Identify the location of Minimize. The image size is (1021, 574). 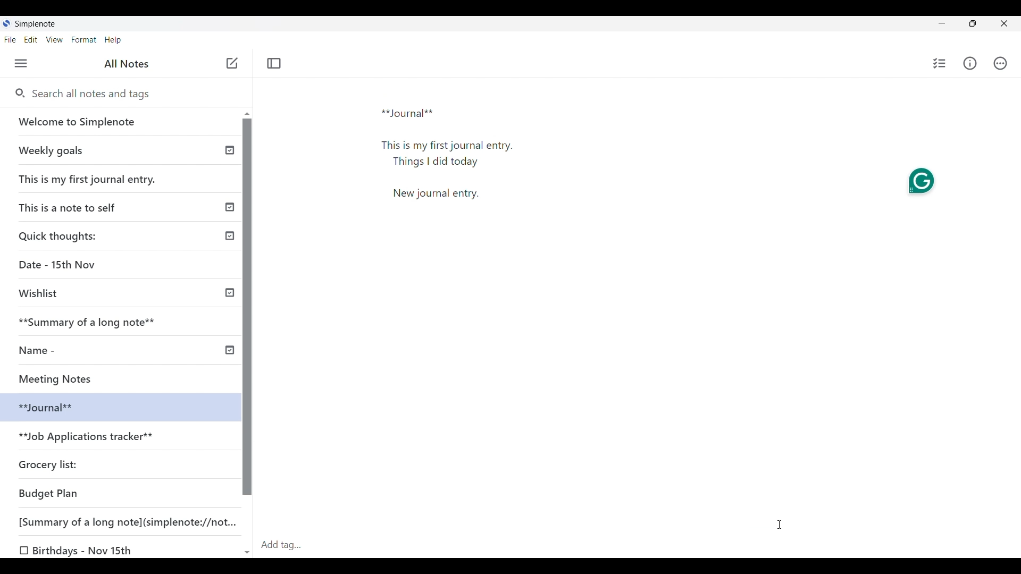
(942, 23).